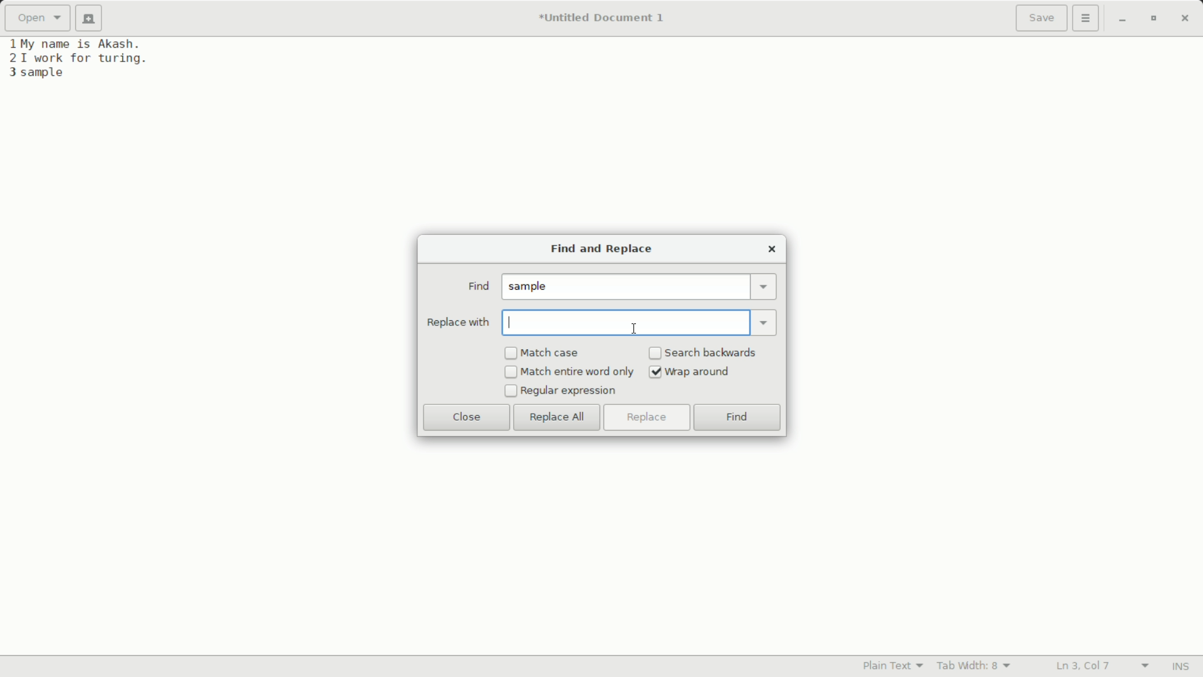 The height and width of the screenshot is (677, 1203). What do you see at coordinates (1180, 667) in the screenshot?
I see `INS` at bounding box center [1180, 667].